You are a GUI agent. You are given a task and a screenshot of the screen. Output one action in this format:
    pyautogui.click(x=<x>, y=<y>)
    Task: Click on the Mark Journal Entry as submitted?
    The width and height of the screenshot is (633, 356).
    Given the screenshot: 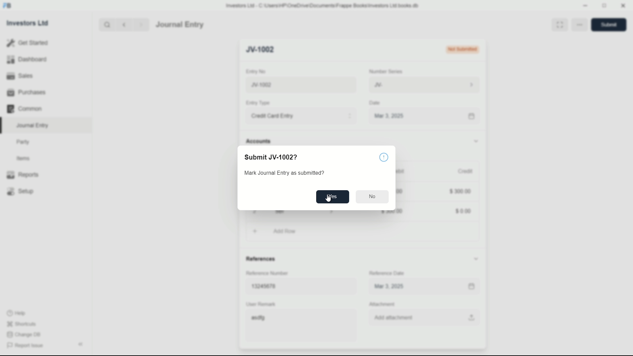 What is the action you would take?
    pyautogui.click(x=287, y=173)
    